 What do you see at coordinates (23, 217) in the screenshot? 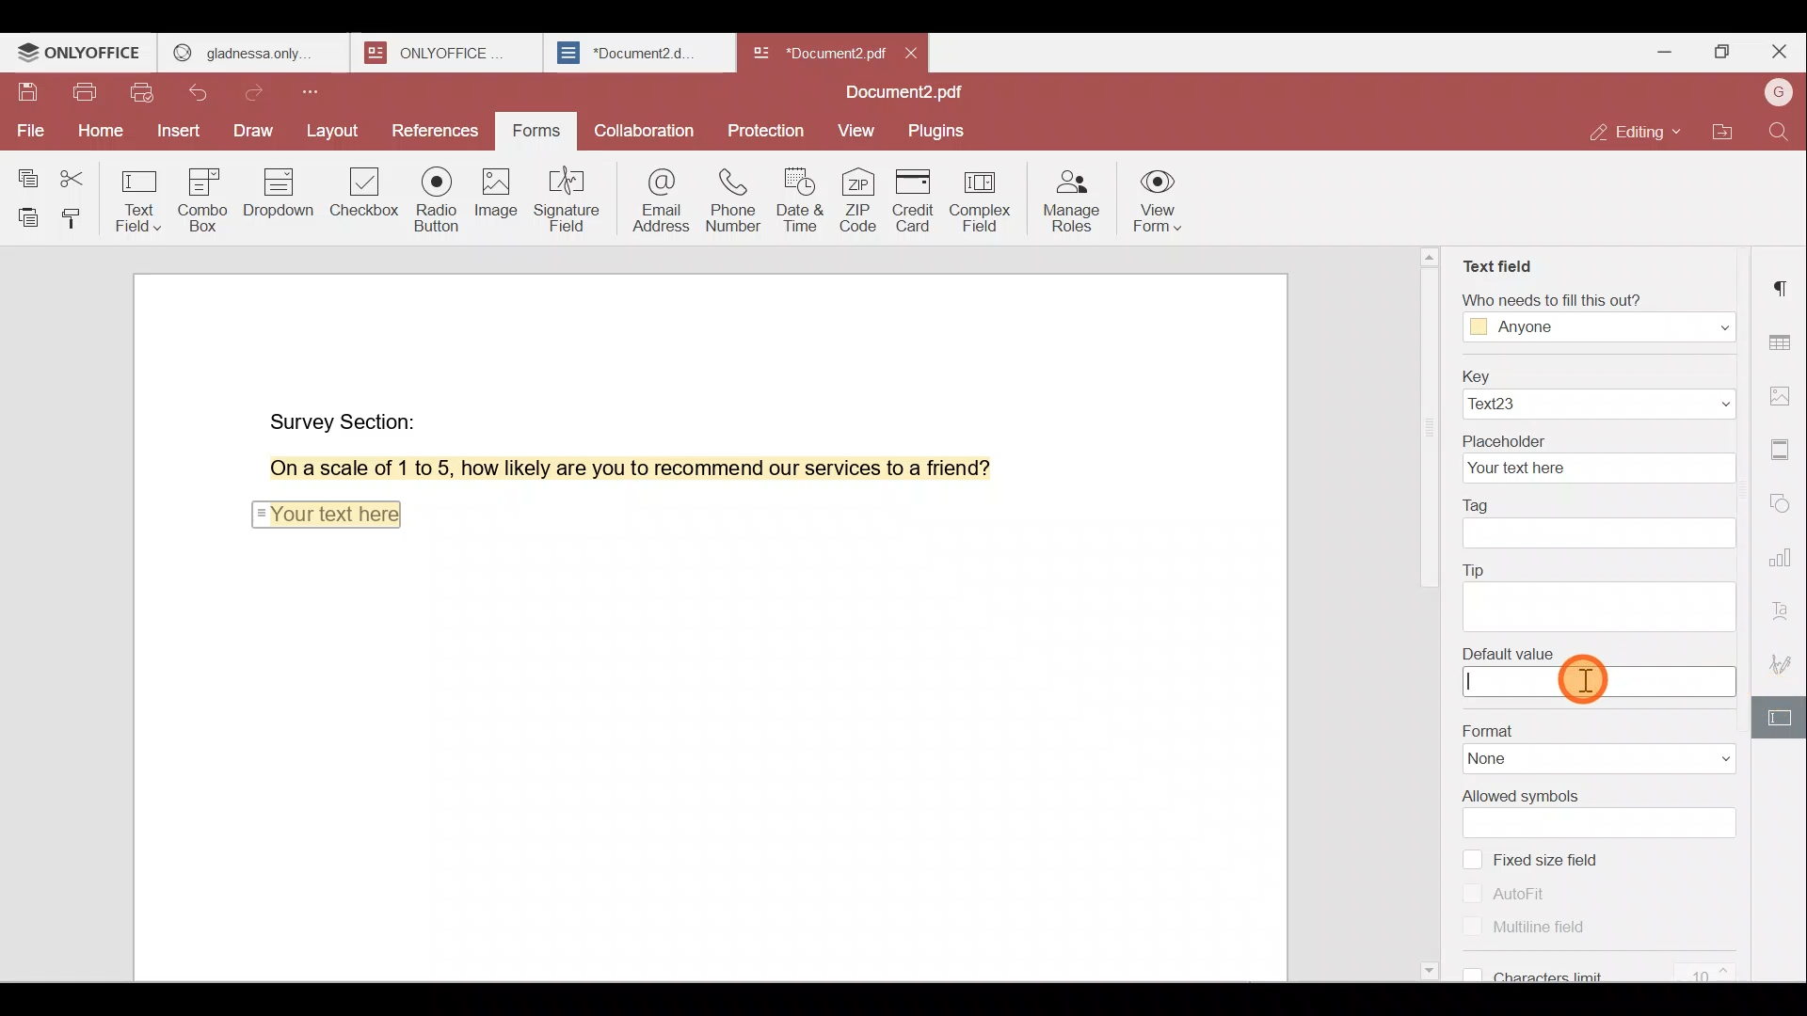
I see `Paste` at bounding box center [23, 217].